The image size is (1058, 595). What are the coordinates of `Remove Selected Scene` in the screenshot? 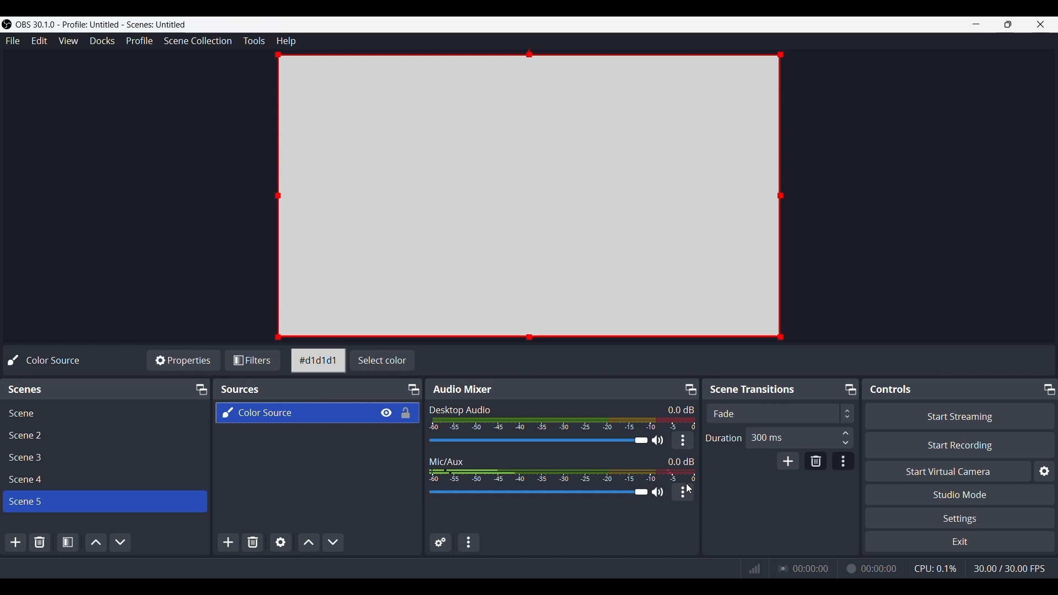 It's located at (40, 541).